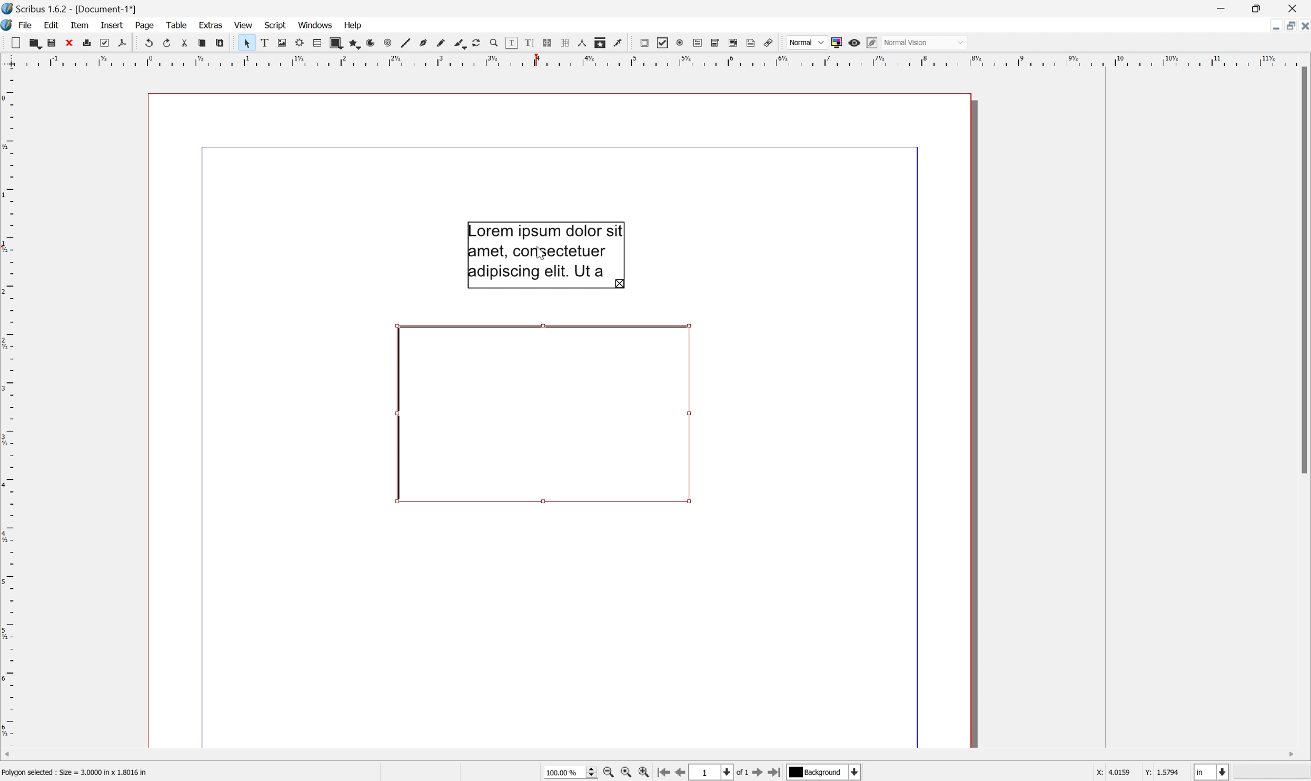 This screenshot has width=1311, height=781. I want to click on Zoom in by the stepping value in tools preferences, so click(649, 773).